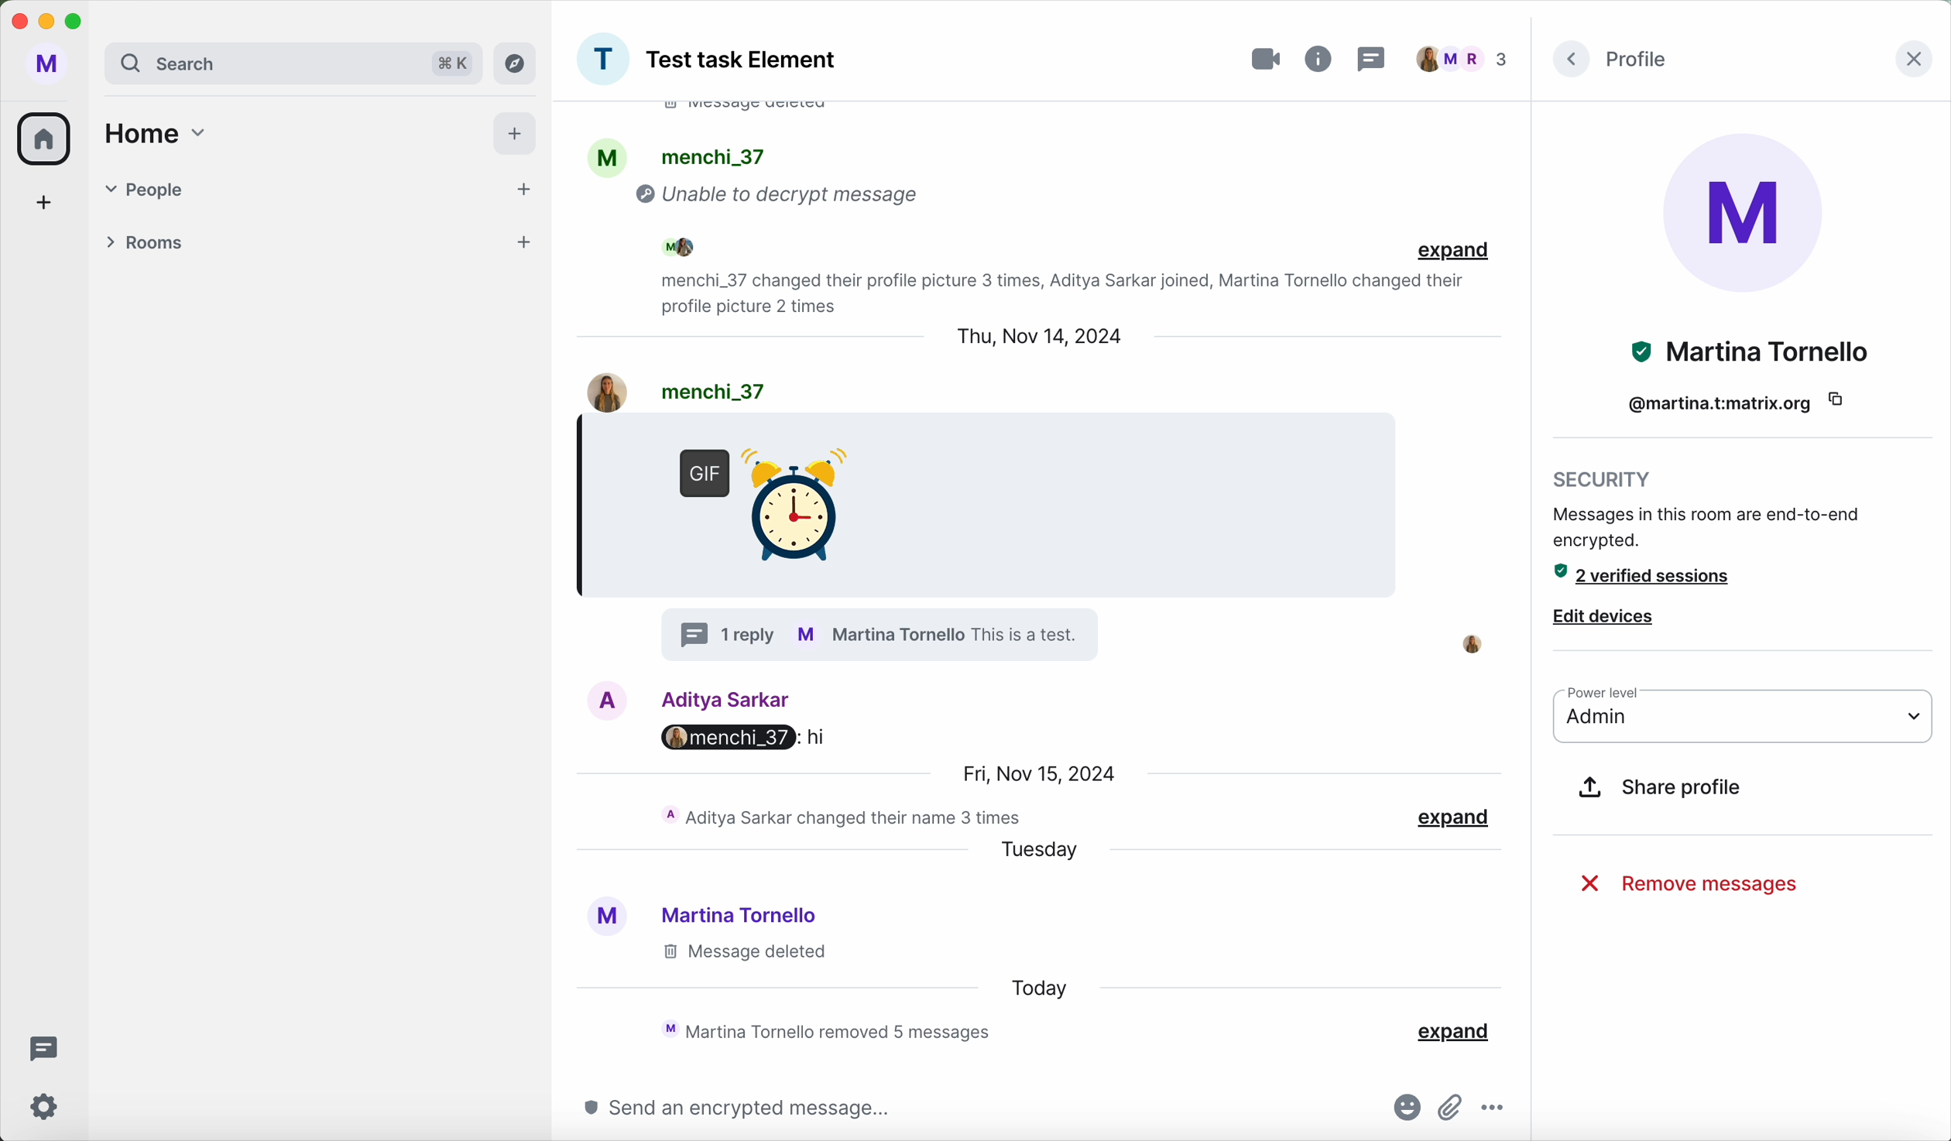 Image resolution: width=1951 pixels, height=1141 pixels. What do you see at coordinates (523, 242) in the screenshot?
I see `add` at bounding box center [523, 242].